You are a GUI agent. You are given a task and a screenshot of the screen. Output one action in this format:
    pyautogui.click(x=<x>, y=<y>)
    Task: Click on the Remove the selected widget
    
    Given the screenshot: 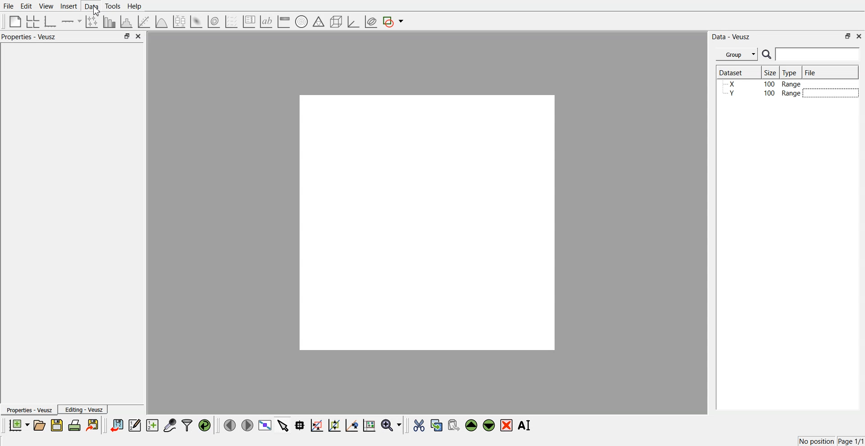 What is the action you would take?
    pyautogui.click(x=506, y=426)
    